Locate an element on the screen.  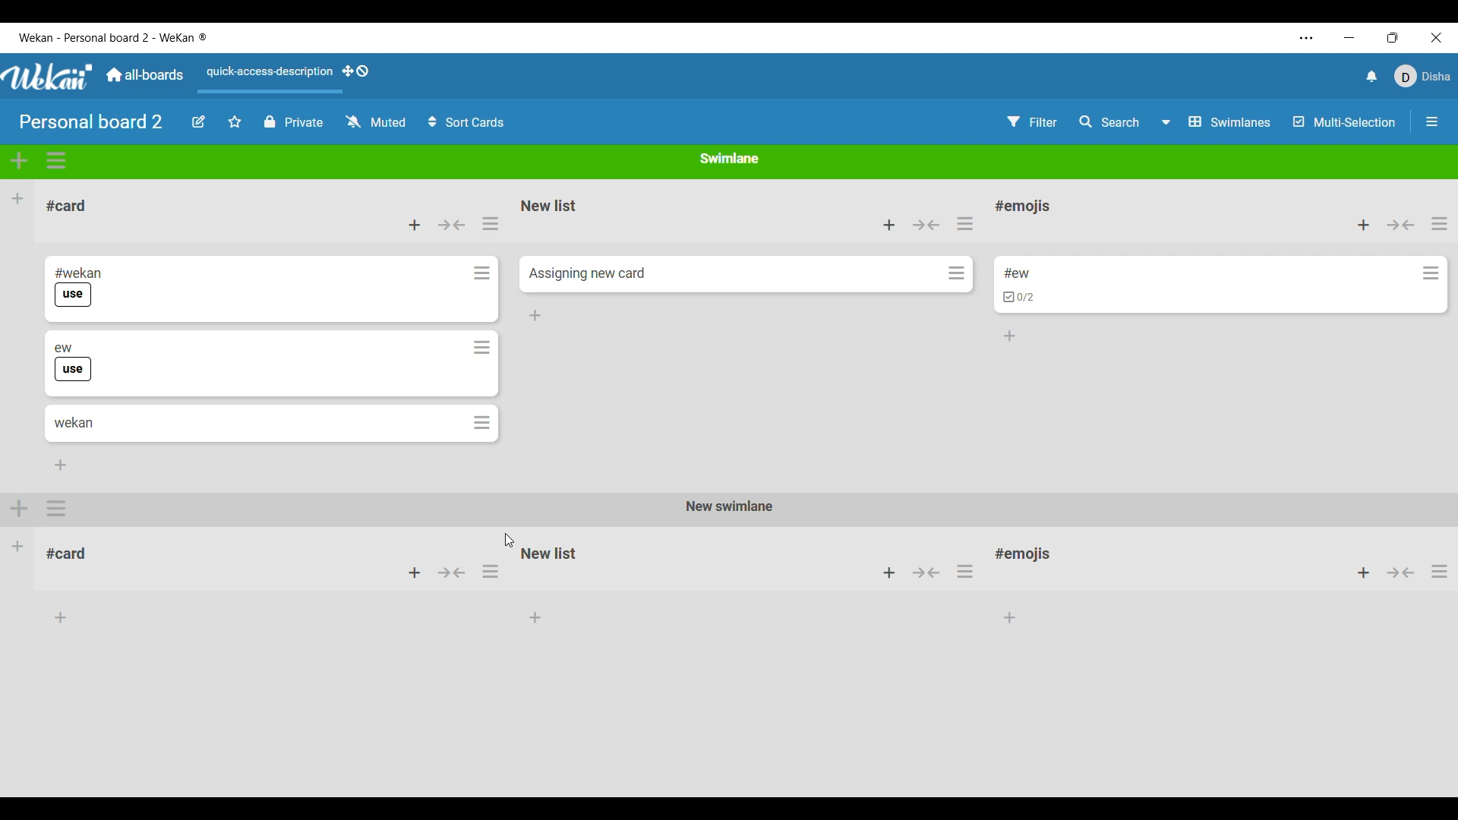
Multi selection is located at coordinates (1345, 122).